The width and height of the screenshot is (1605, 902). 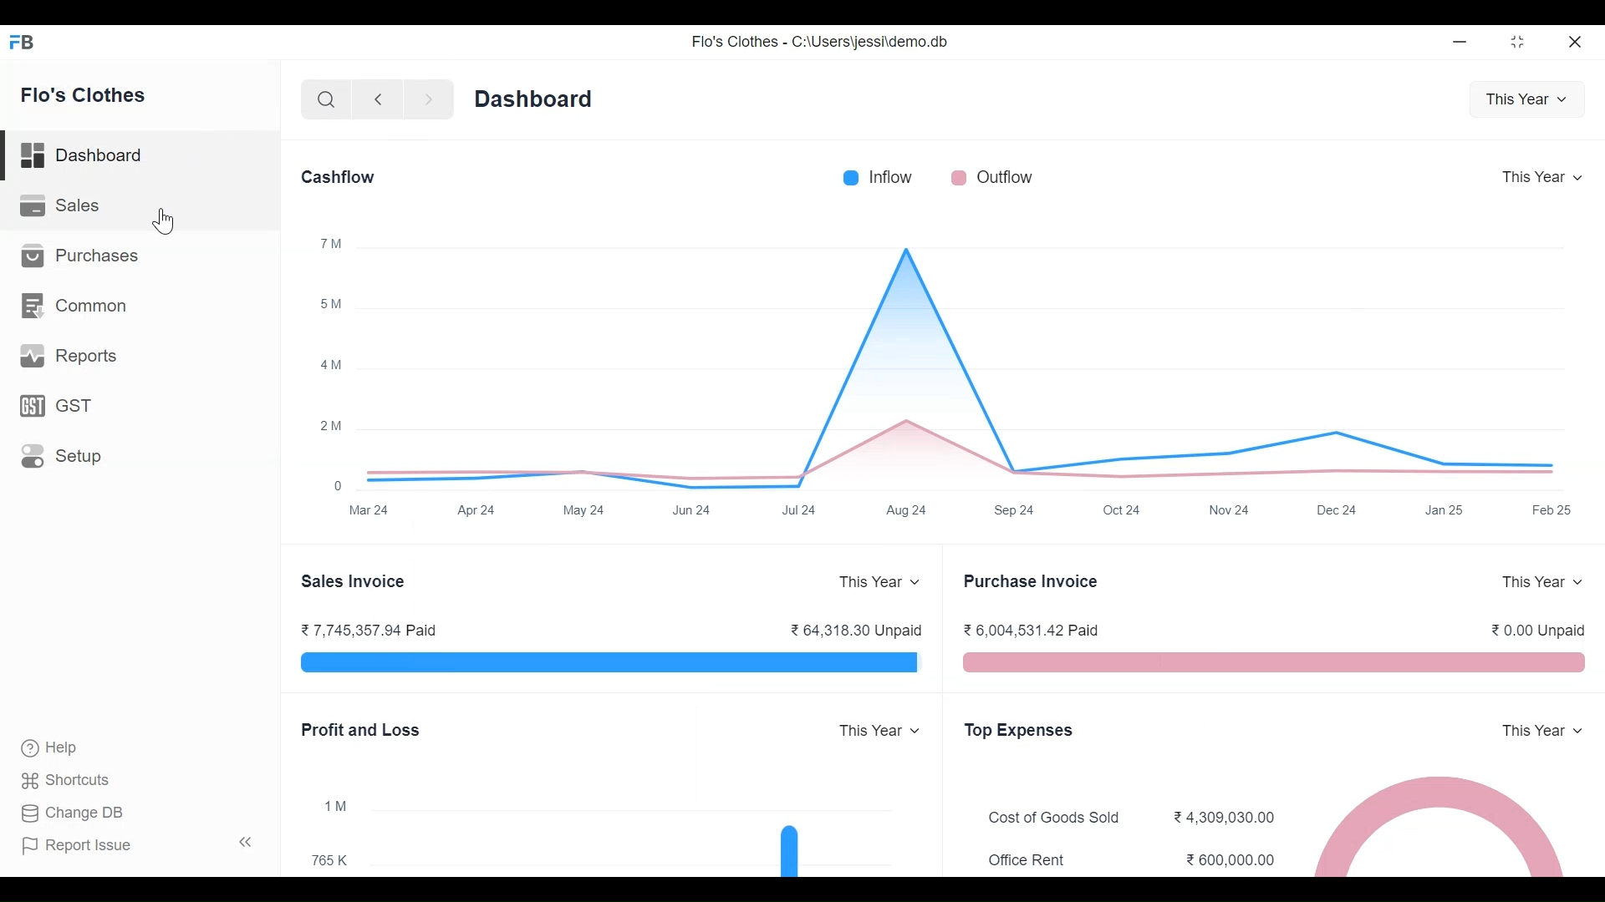 What do you see at coordinates (852, 176) in the screenshot?
I see `Inflow Color bar` at bounding box center [852, 176].